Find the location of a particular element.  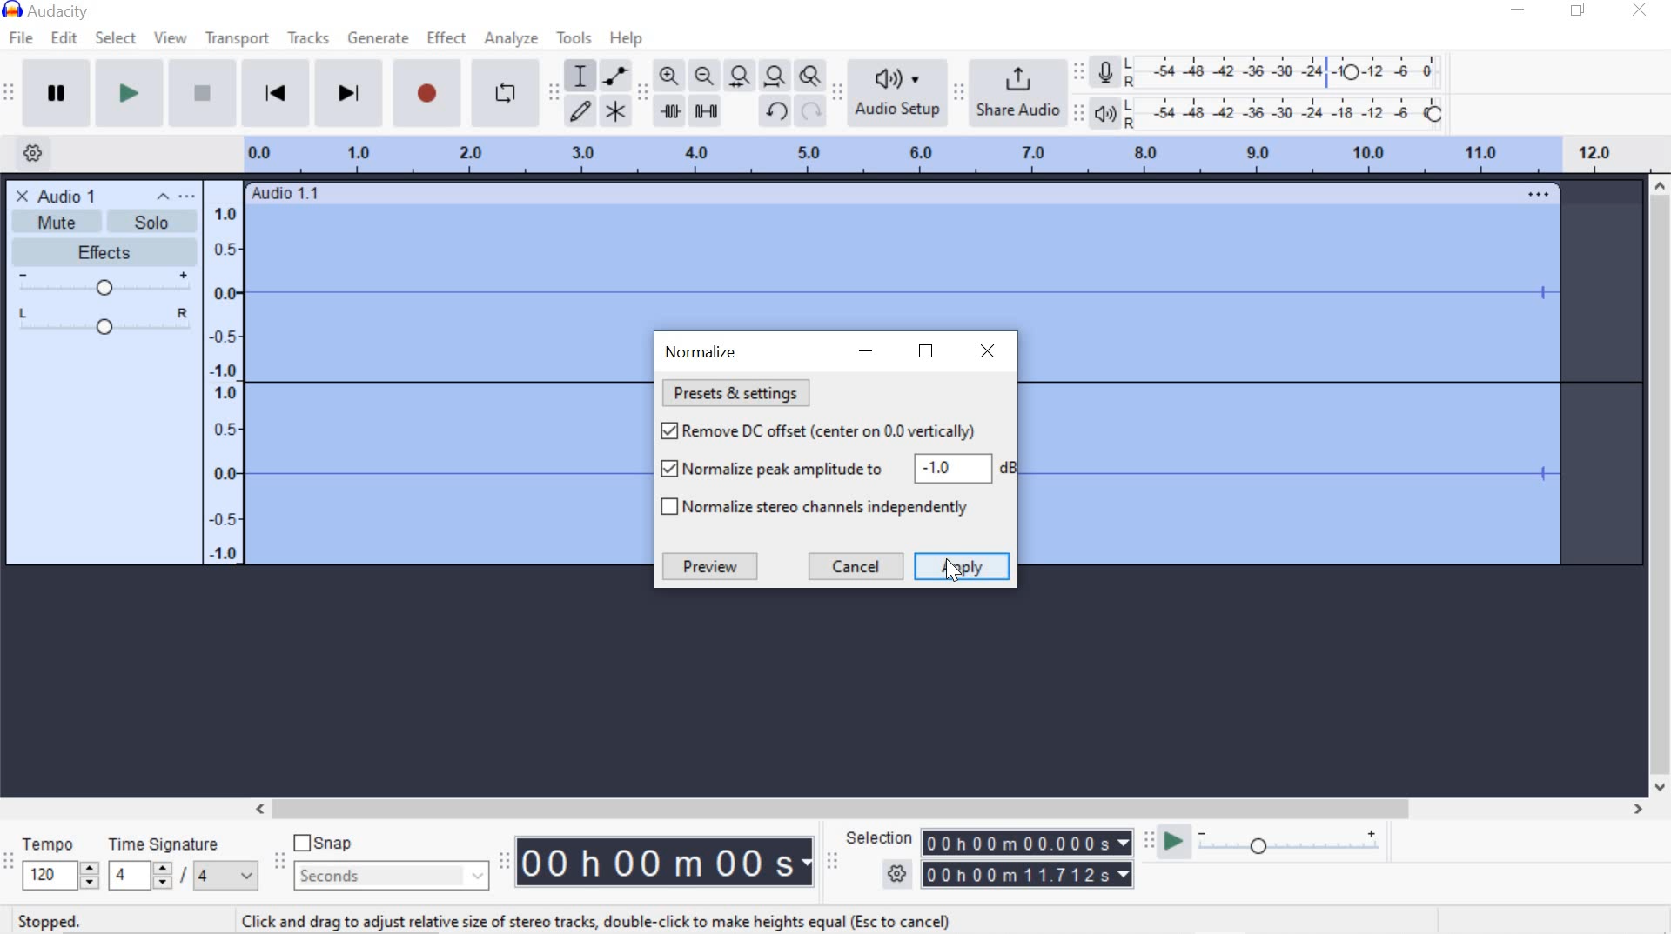

transport is located at coordinates (237, 38).